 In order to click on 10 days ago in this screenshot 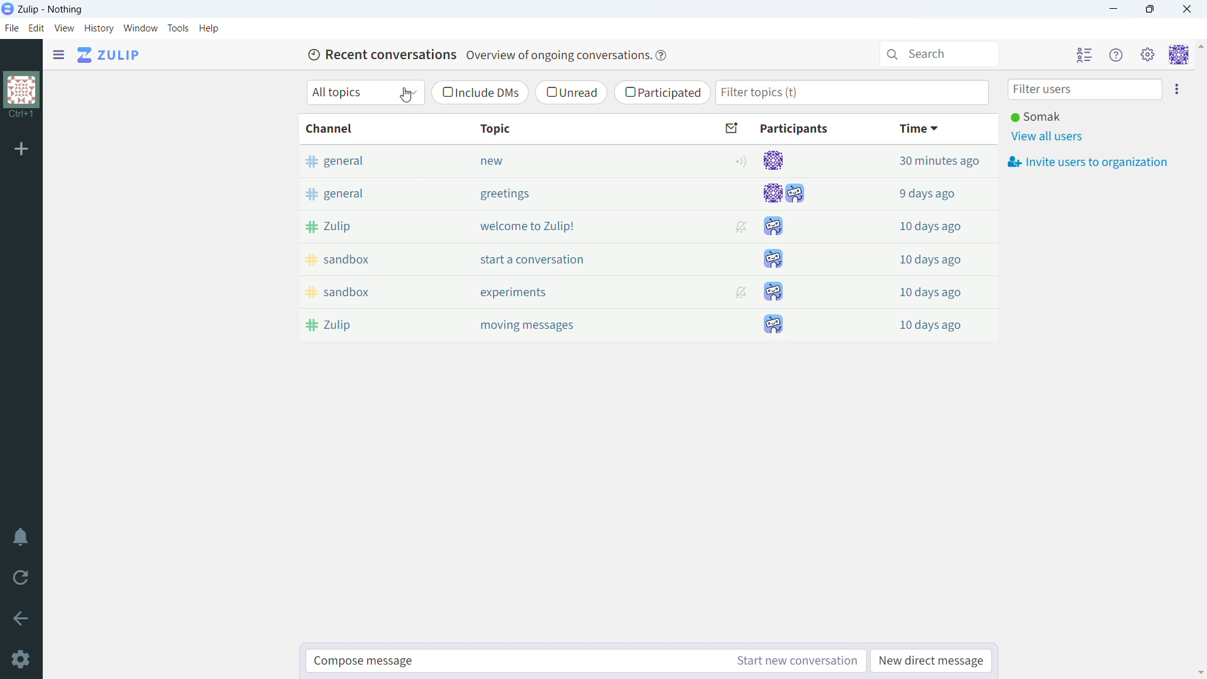, I will do `click(930, 326)`.